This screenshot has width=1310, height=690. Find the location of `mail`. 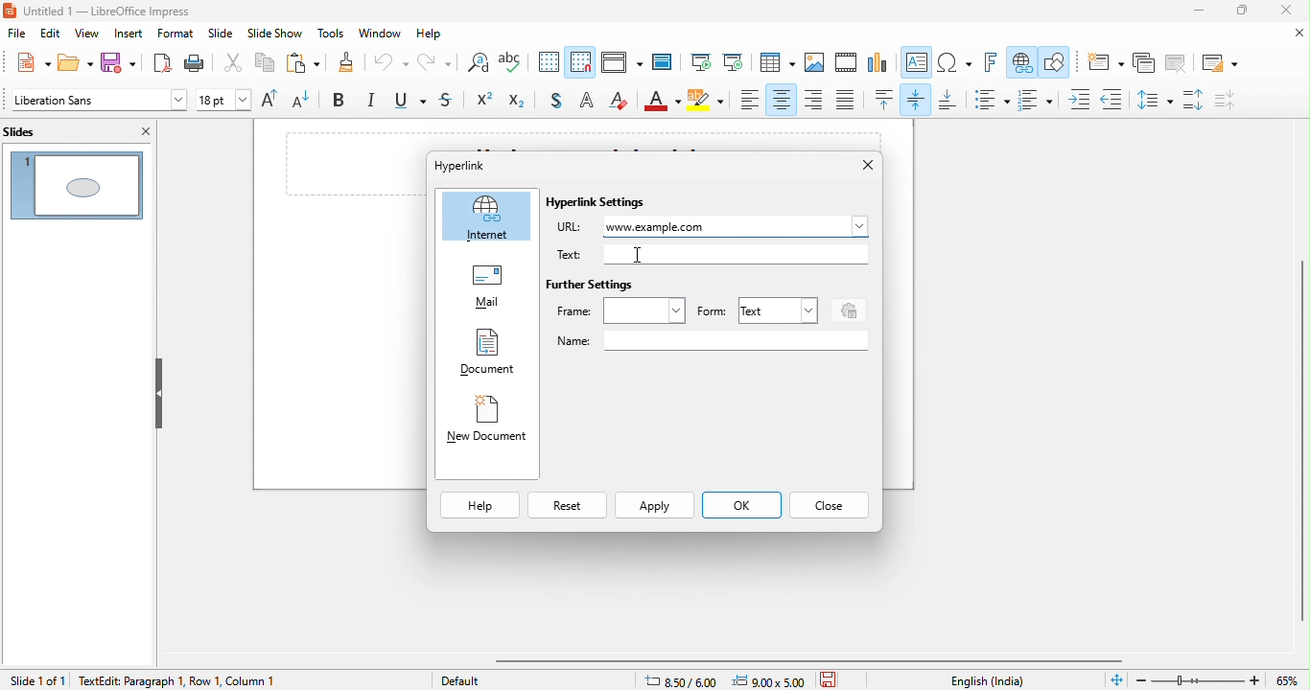

mail is located at coordinates (487, 289).